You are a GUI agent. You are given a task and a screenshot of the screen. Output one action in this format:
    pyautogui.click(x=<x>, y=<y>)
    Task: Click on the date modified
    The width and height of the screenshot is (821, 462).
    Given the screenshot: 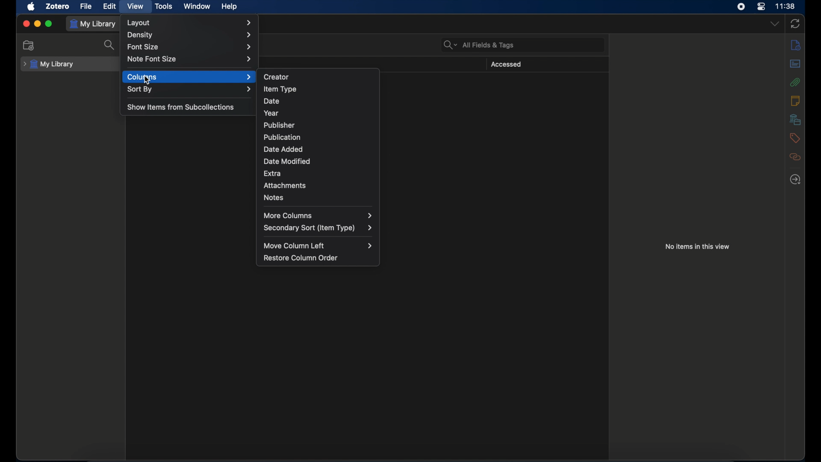 What is the action you would take?
    pyautogui.click(x=287, y=161)
    